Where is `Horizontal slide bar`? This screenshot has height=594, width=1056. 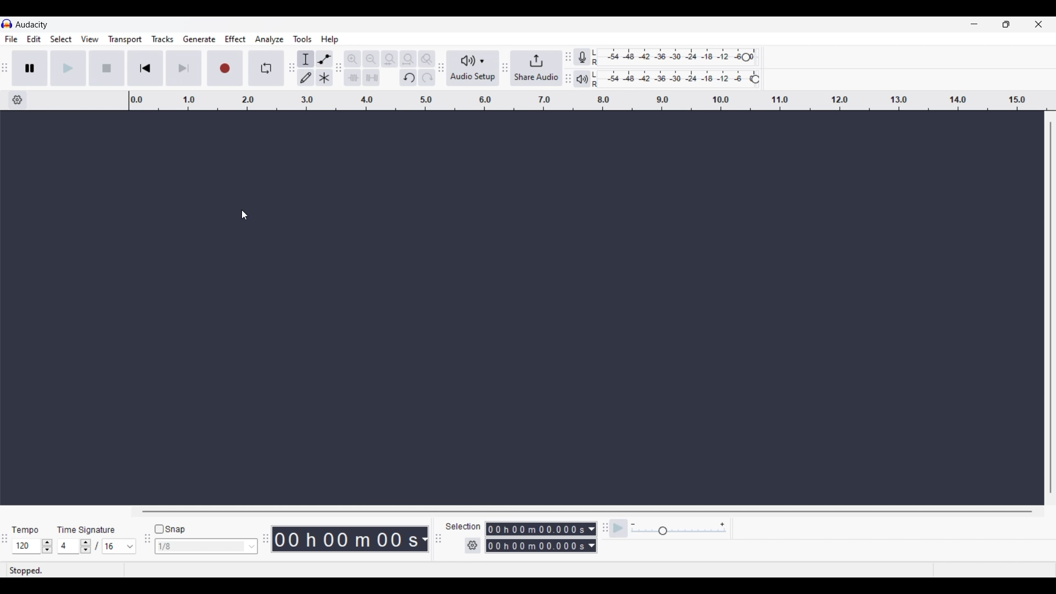 Horizontal slide bar is located at coordinates (587, 512).